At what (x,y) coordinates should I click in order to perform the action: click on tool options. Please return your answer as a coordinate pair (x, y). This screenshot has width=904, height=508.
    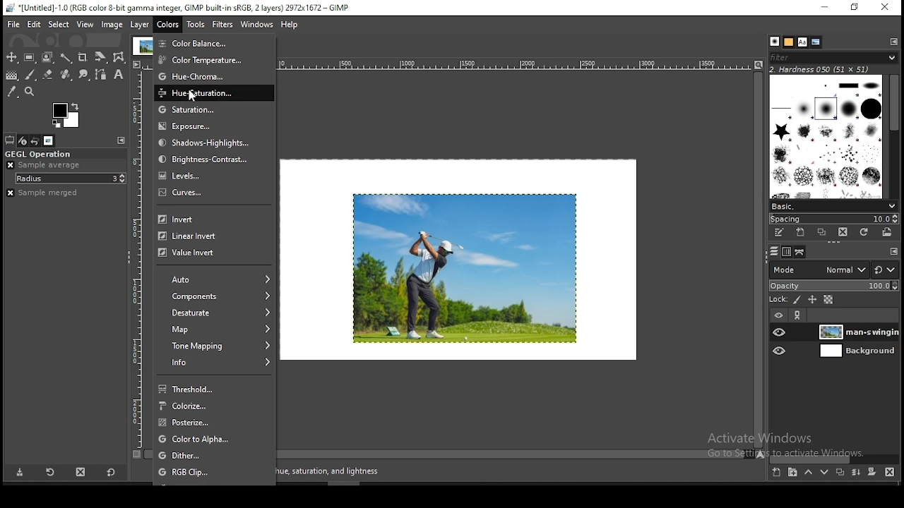
    Looking at the image, I should click on (11, 140).